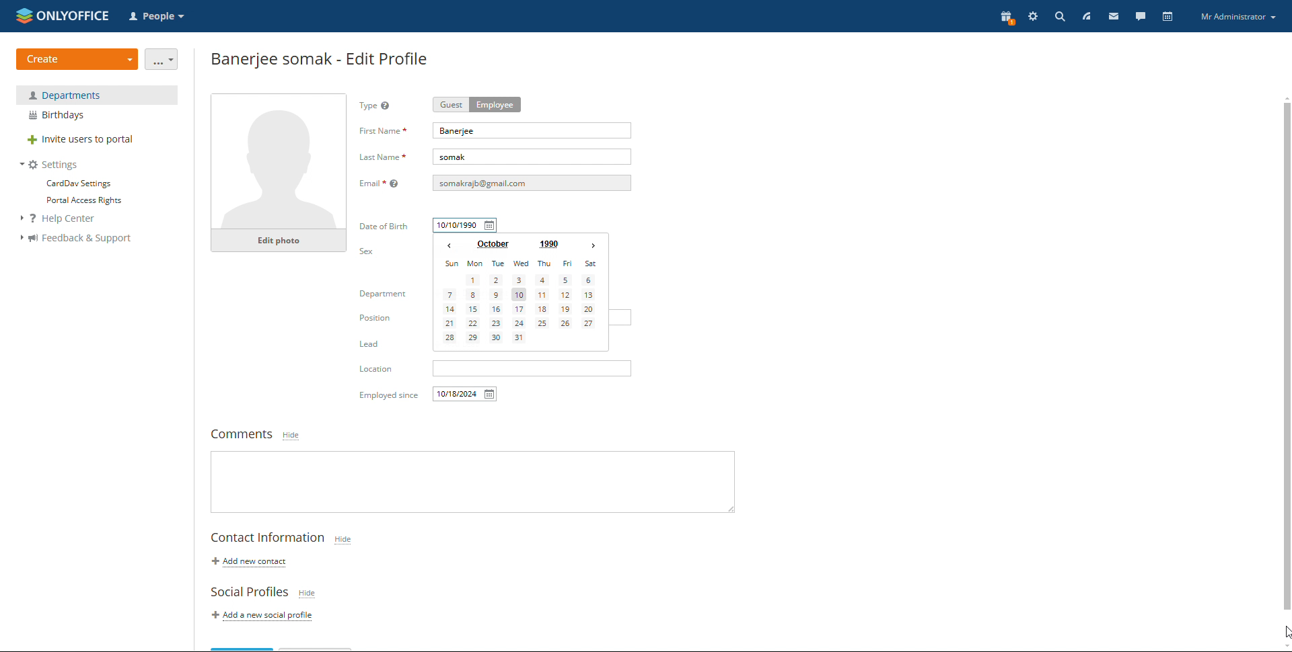 This screenshot has height=652, width=1292. I want to click on first name, so click(532, 131).